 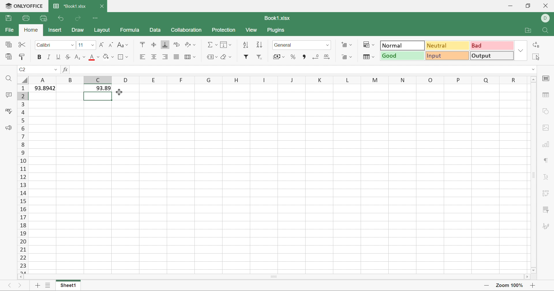 What do you see at coordinates (403, 56) in the screenshot?
I see `Good` at bounding box center [403, 56].